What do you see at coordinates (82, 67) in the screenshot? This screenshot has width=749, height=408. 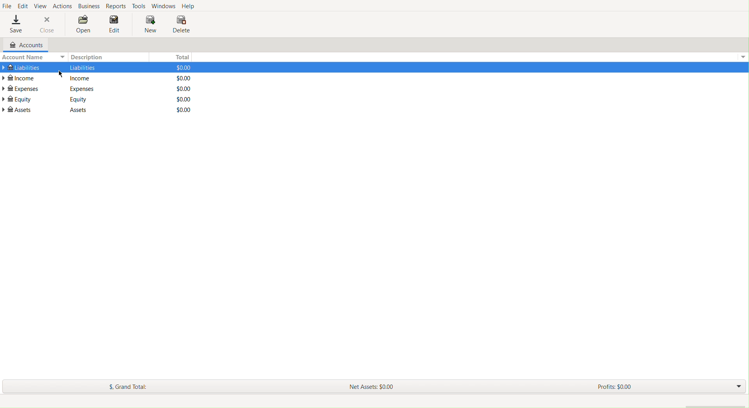 I see `liabilities` at bounding box center [82, 67].